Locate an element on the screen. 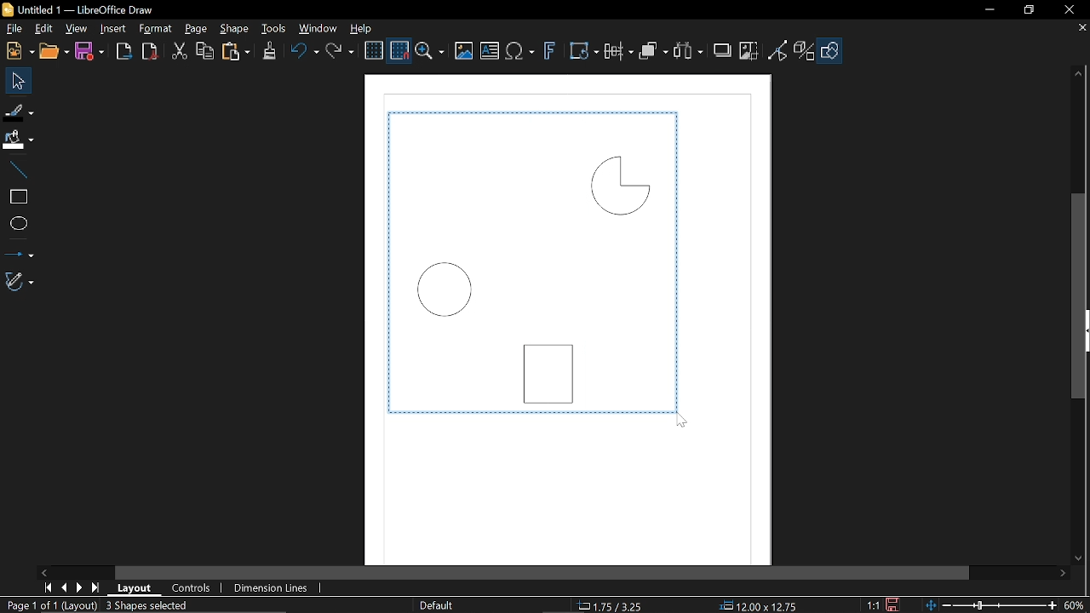 The width and height of the screenshot is (1090, 613). page is located at coordinates (199, 30).